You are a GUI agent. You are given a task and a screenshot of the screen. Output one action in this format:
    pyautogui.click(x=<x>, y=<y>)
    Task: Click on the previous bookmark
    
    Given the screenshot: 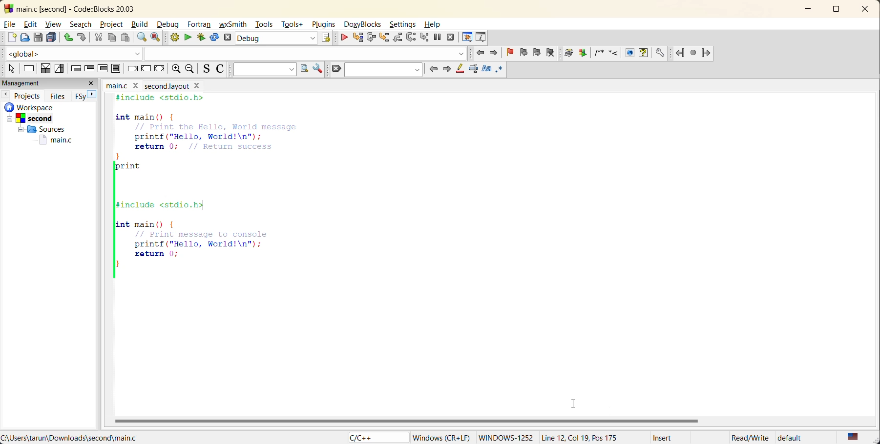 What is the action you would take?
    pyautogui.click(x=525, y=53)
    